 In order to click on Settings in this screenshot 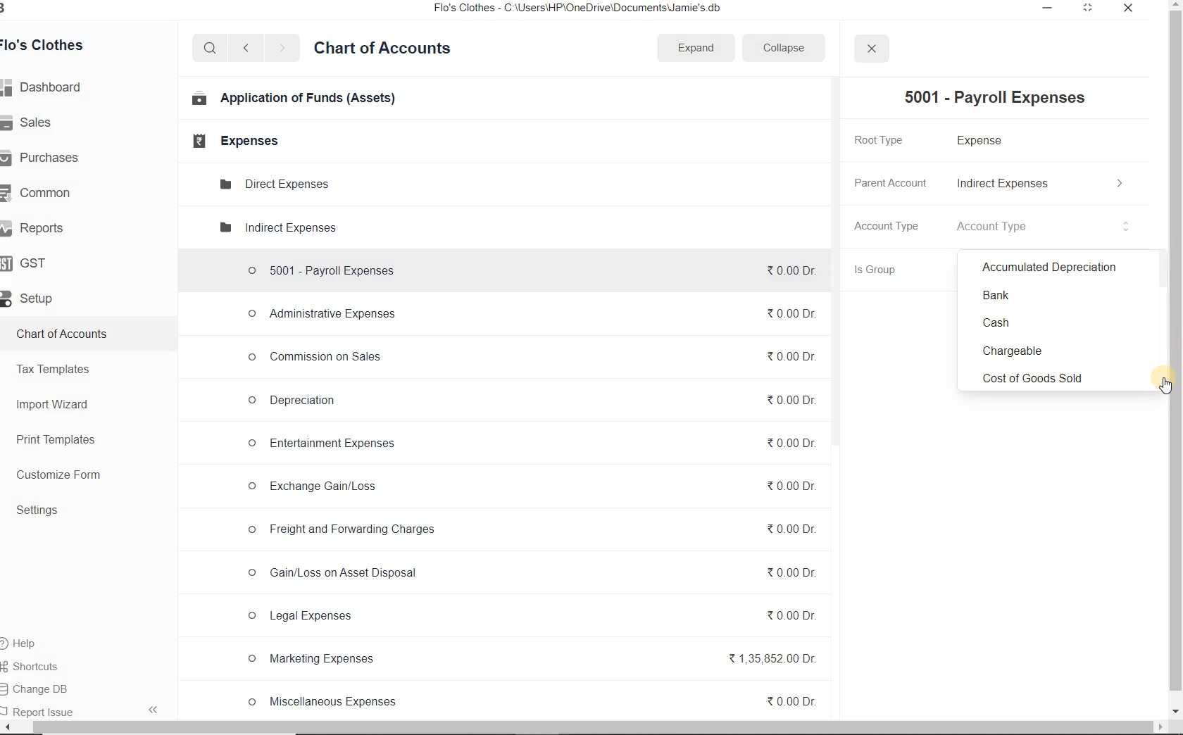, I will do `click(42, 510)`.